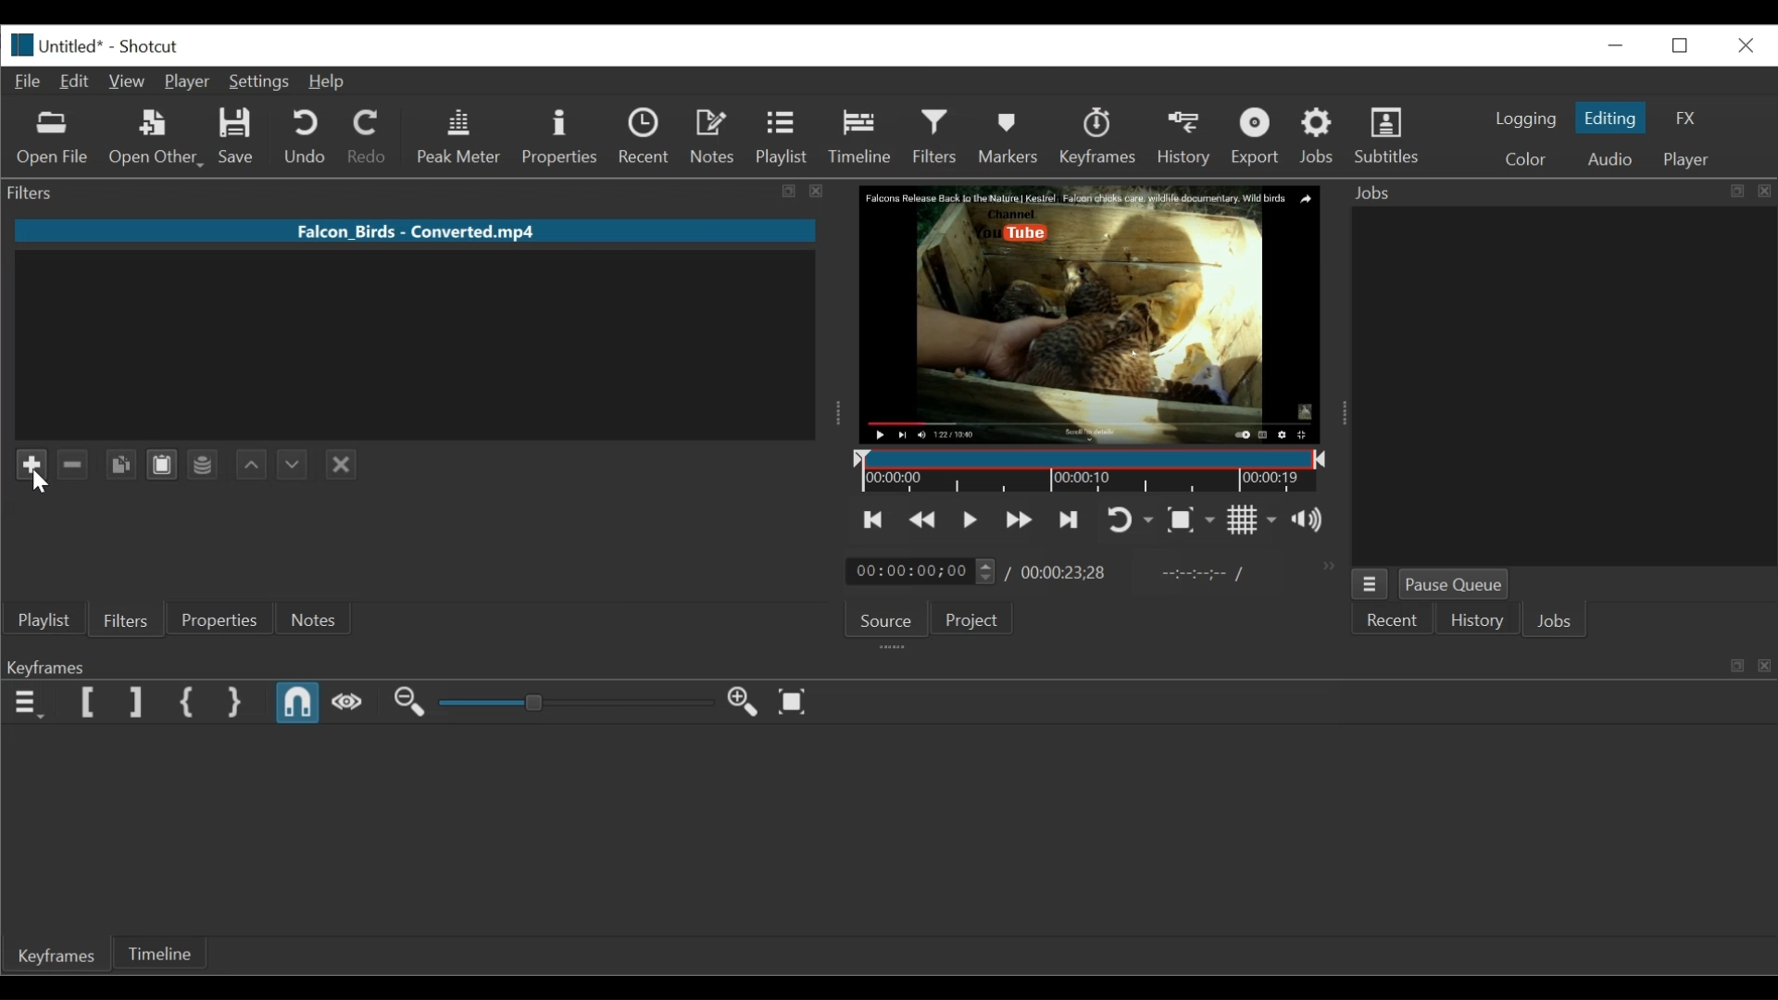  Describe the element at coordinates (236, 137) in the screenshot. I see `Save` at that location.